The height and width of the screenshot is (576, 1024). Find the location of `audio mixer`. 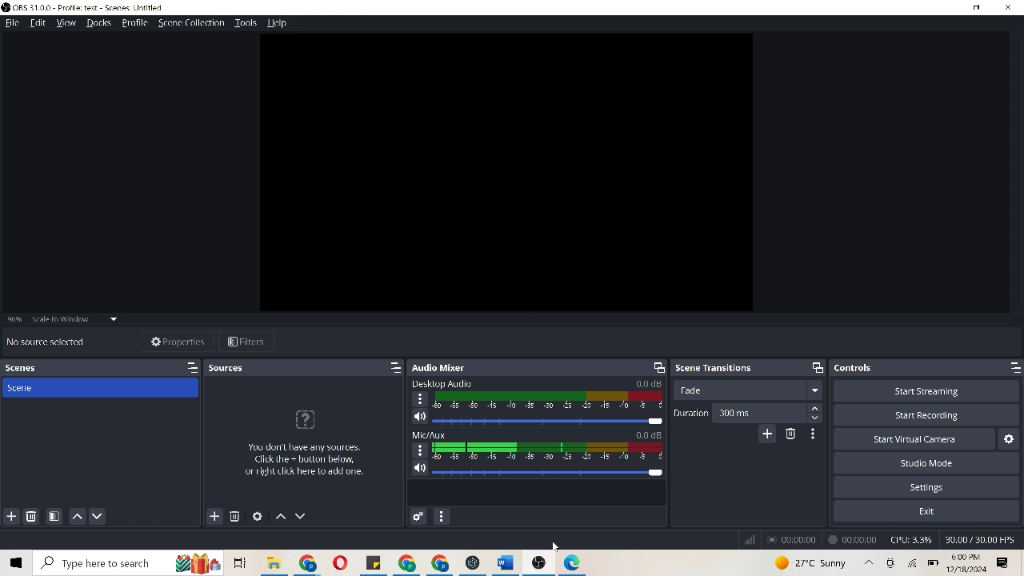

audio mixer is located at coordinates (446, 366).